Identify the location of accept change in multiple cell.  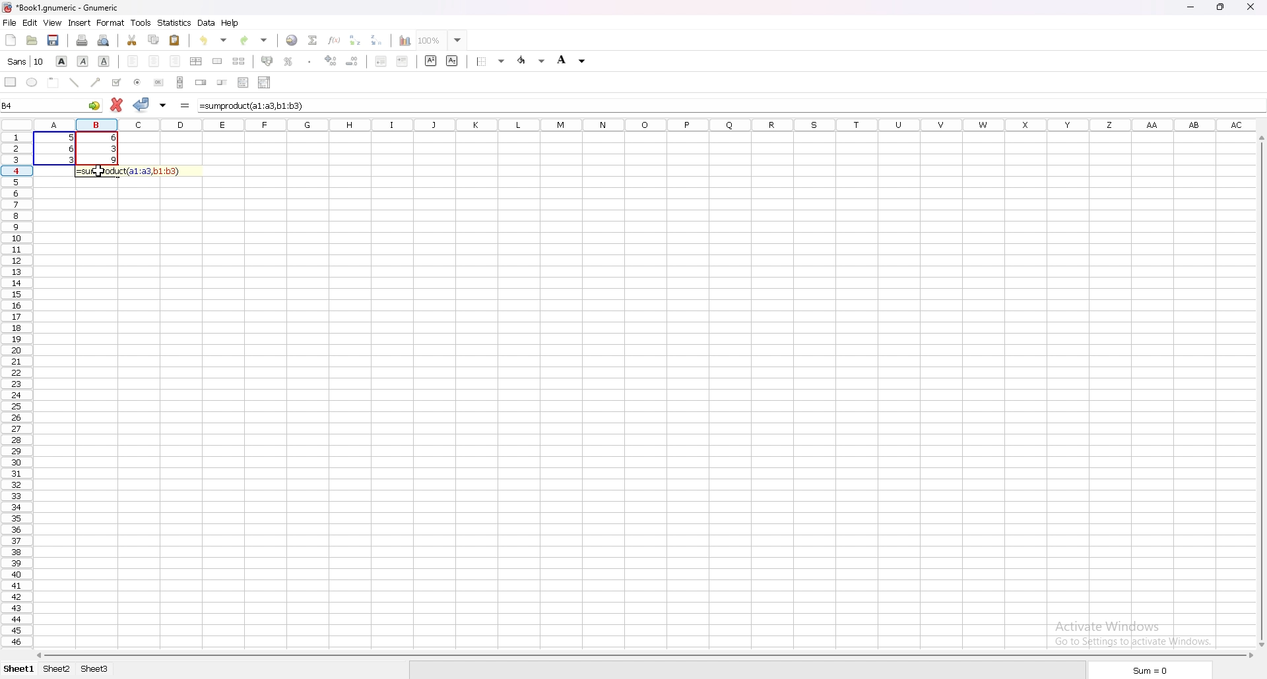
(163, 106).